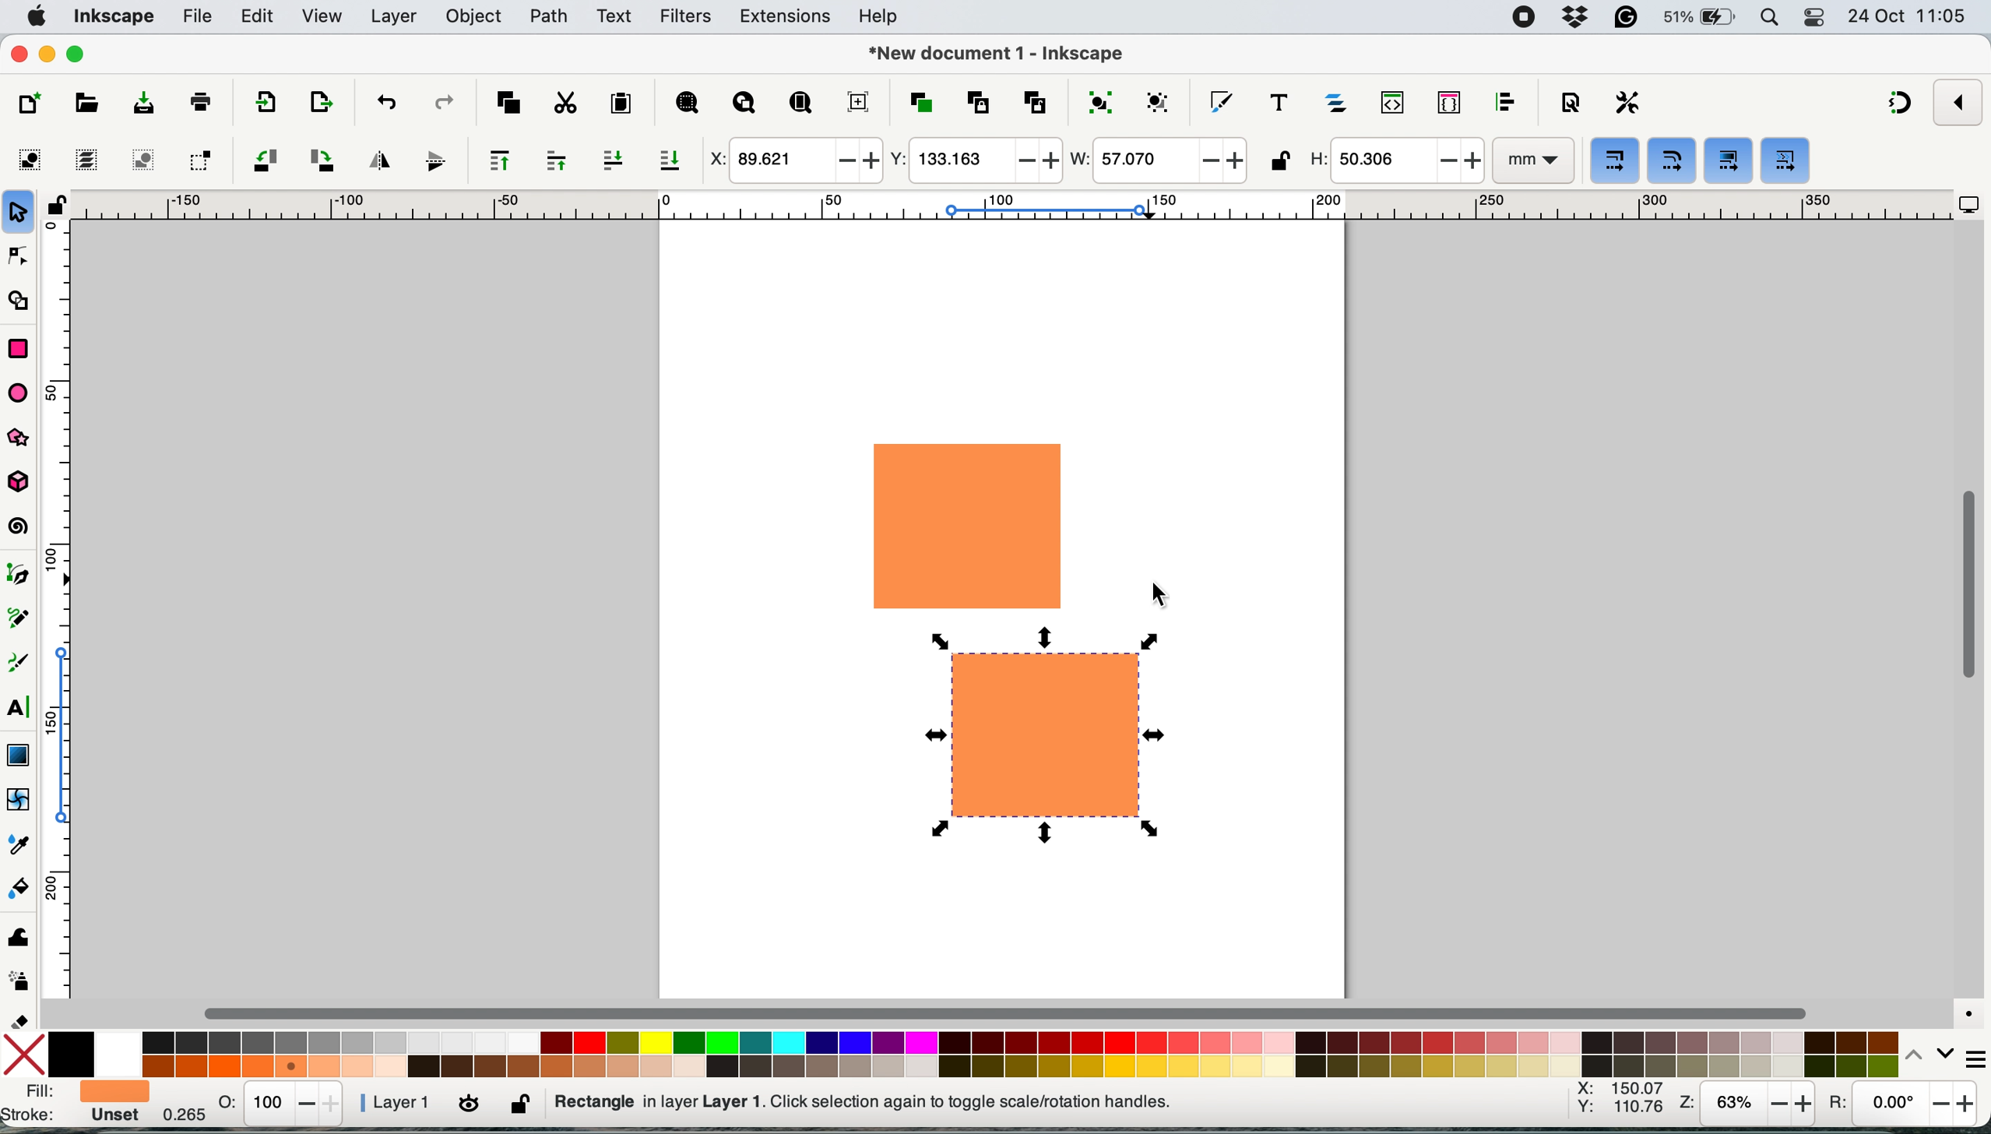 This screenshot has height=1134, width=1991. What do you see at coordinates (1628, 19) in the screenshot?
I see `grammarly` at bounding box center [1628, 19].